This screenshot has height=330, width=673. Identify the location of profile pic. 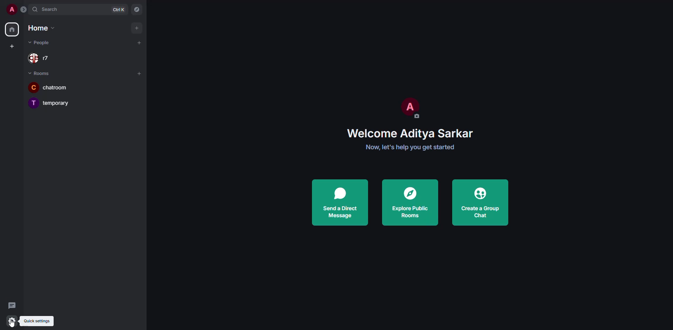
(409, 107).